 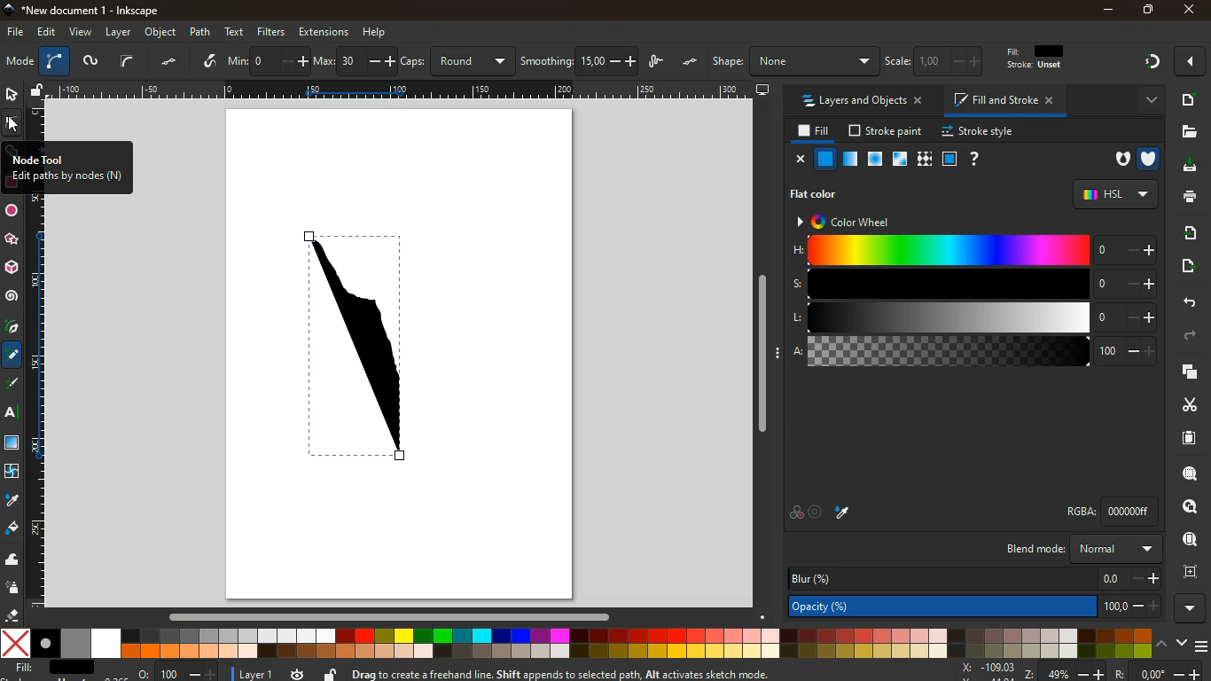 I want to click on layer, so click(x=119, y=32).